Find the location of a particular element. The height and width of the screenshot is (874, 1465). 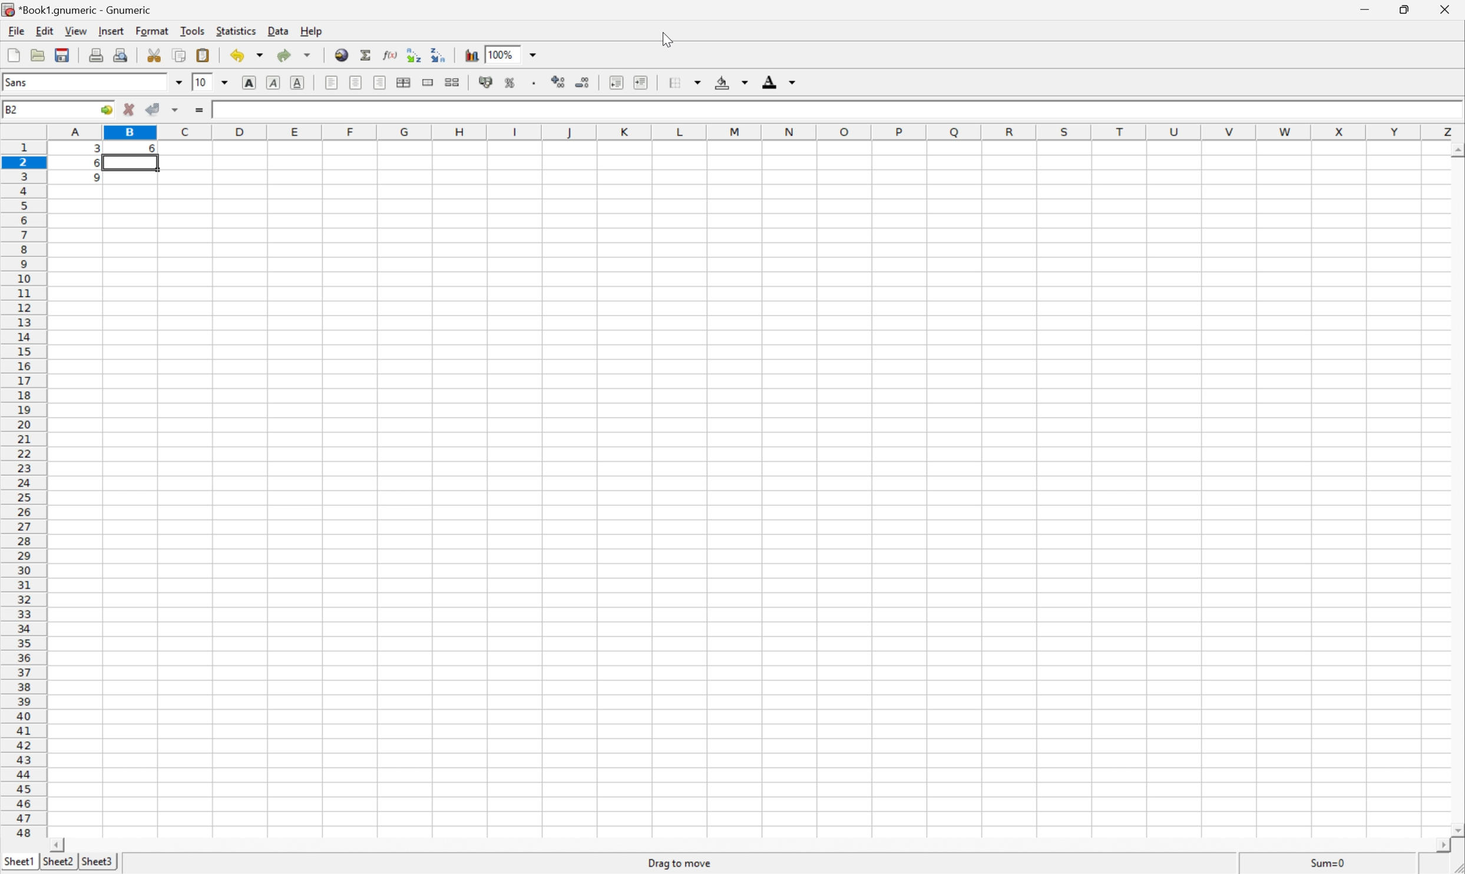

Create a new workbook is located at coordinates (13, 55).